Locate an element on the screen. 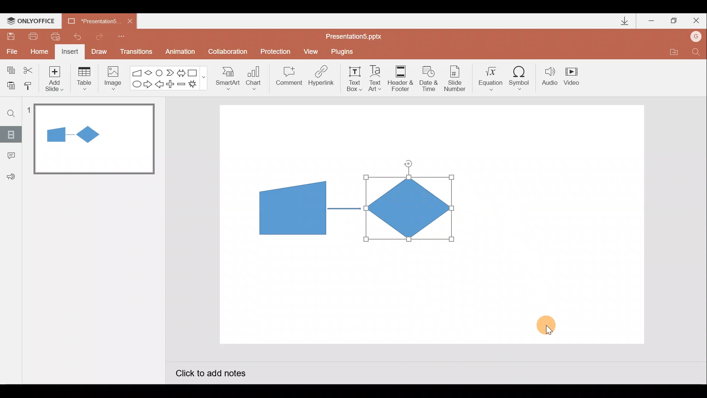 The image size is (707, 398). SmartArt is located at coordinates (225, 78).